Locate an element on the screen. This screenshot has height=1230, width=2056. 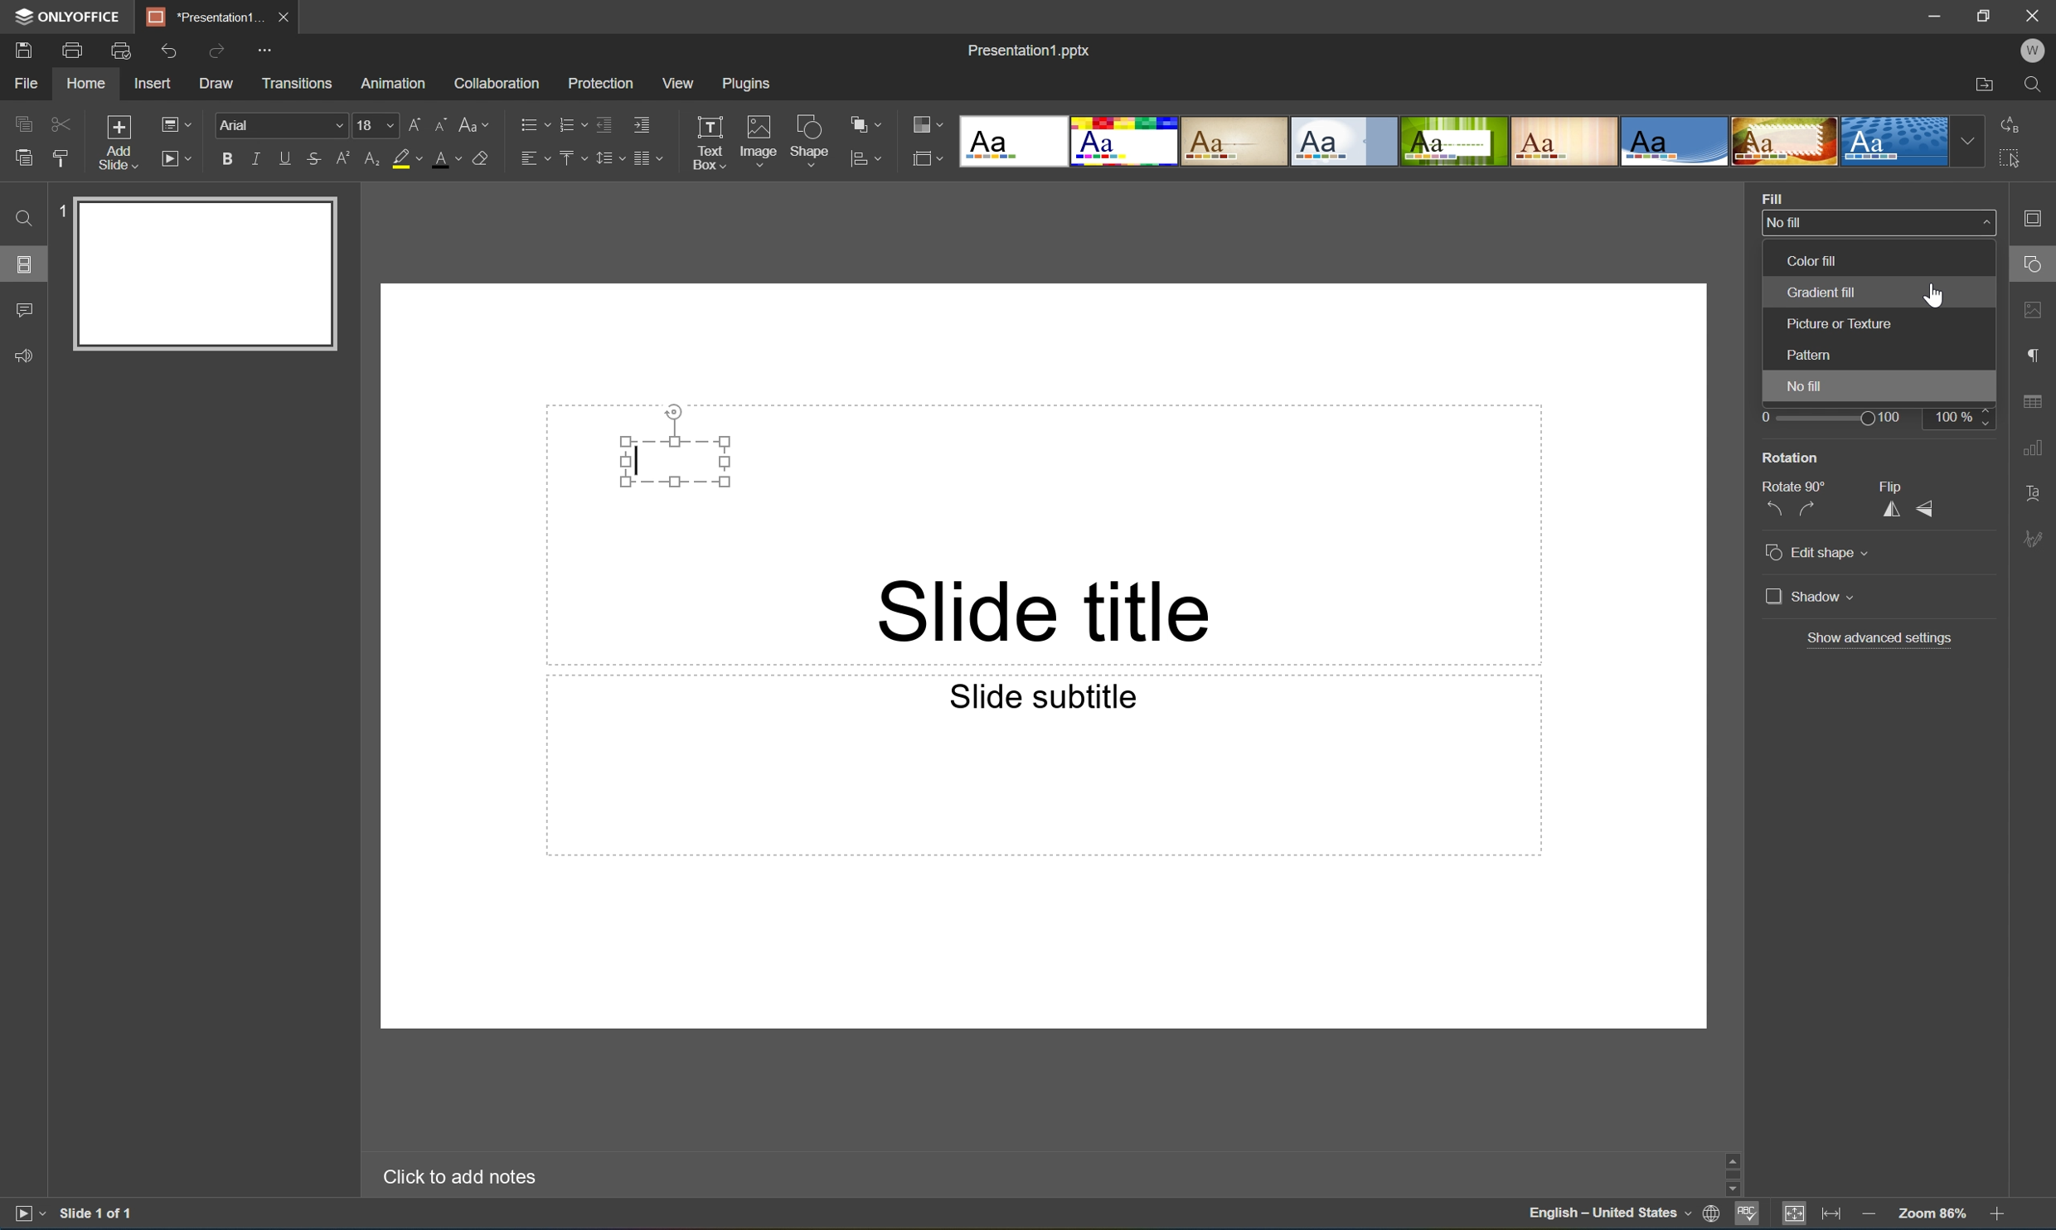
Decrement font size is located at coordinates (439, 122).